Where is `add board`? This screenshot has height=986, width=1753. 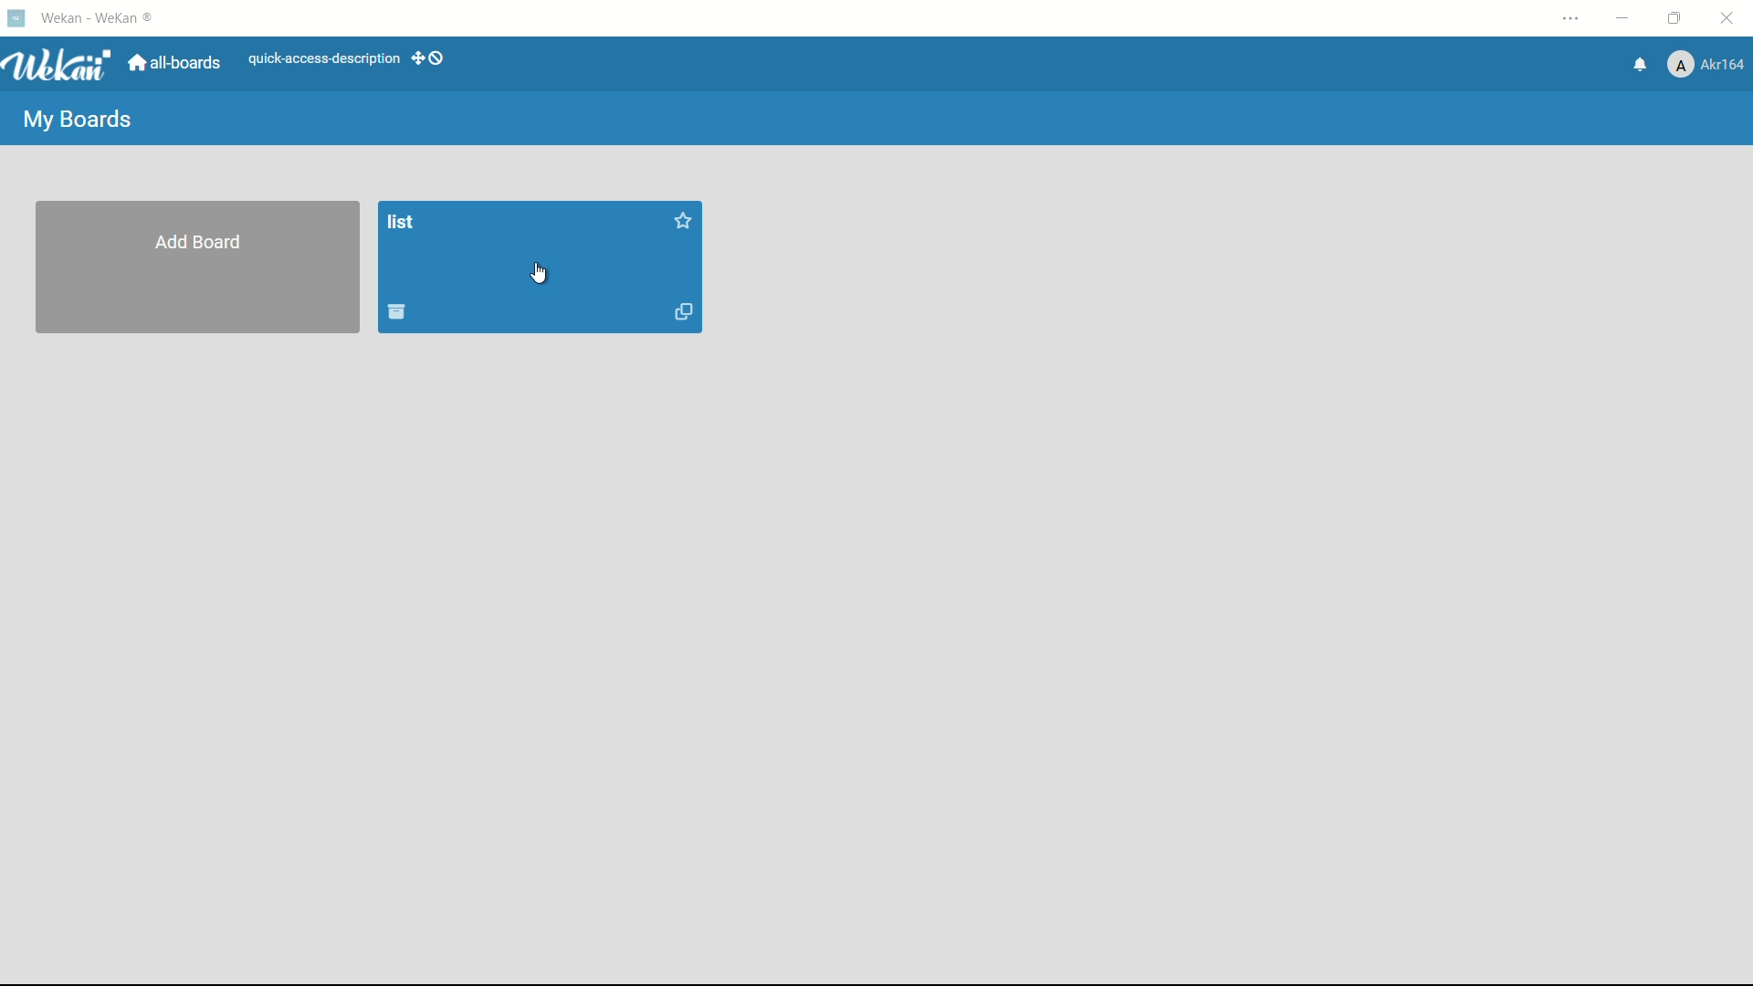 add board is located at coordinates (200, 243).